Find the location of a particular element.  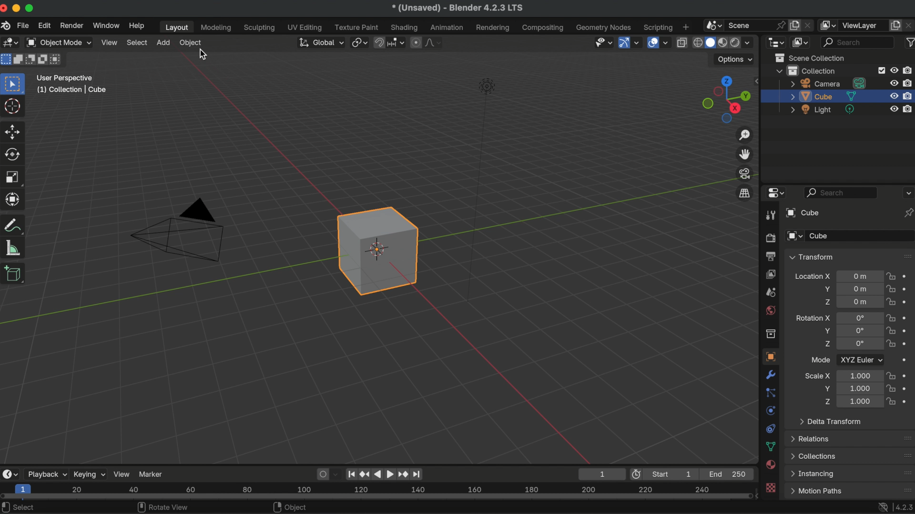

transform pivot point is located at coordinates (358, 41).